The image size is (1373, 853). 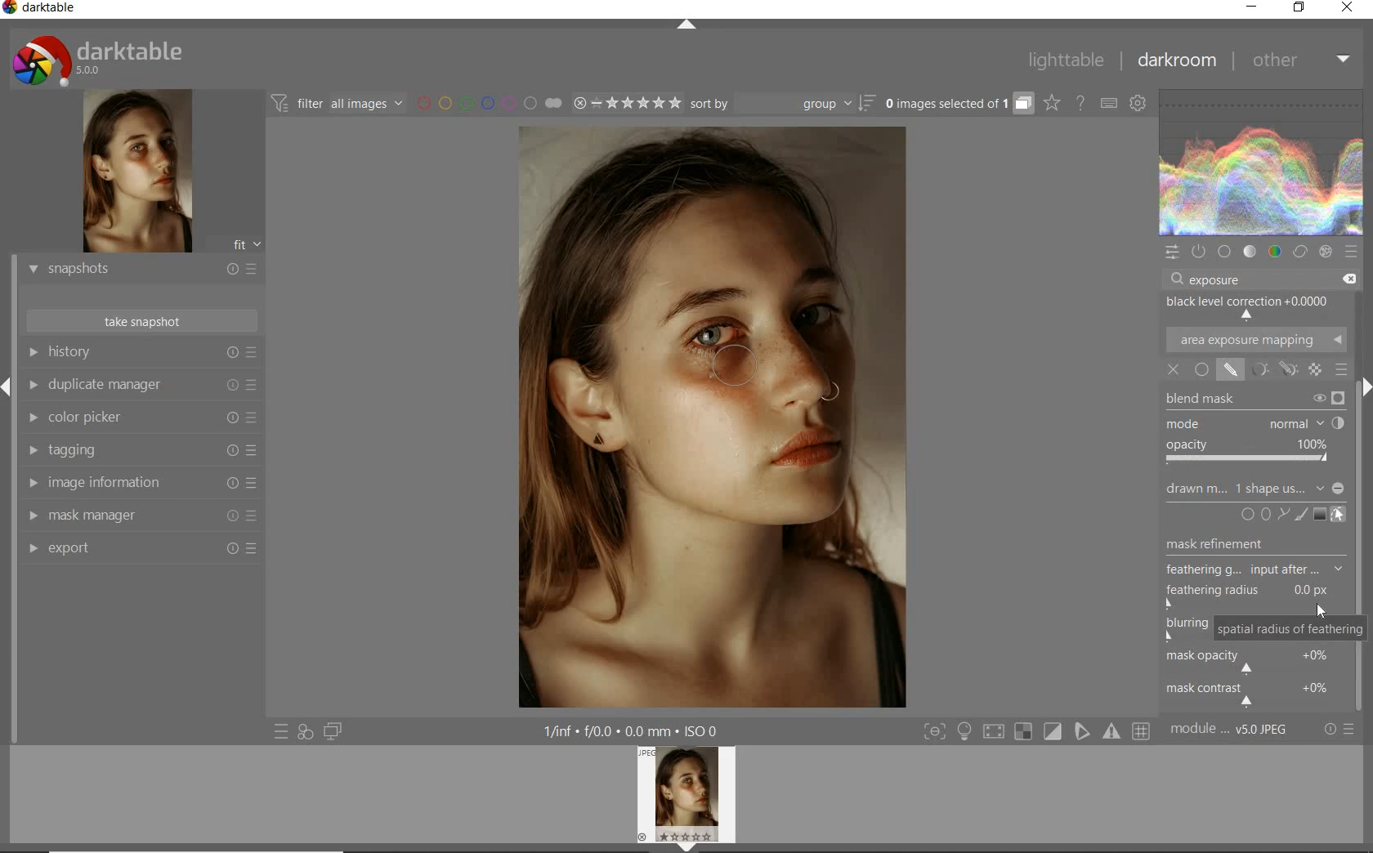 What do you see at coordinates (1291, 627) in the screenshot?
I see `spatial radius of feathering` at bounding box center [1291, 627].